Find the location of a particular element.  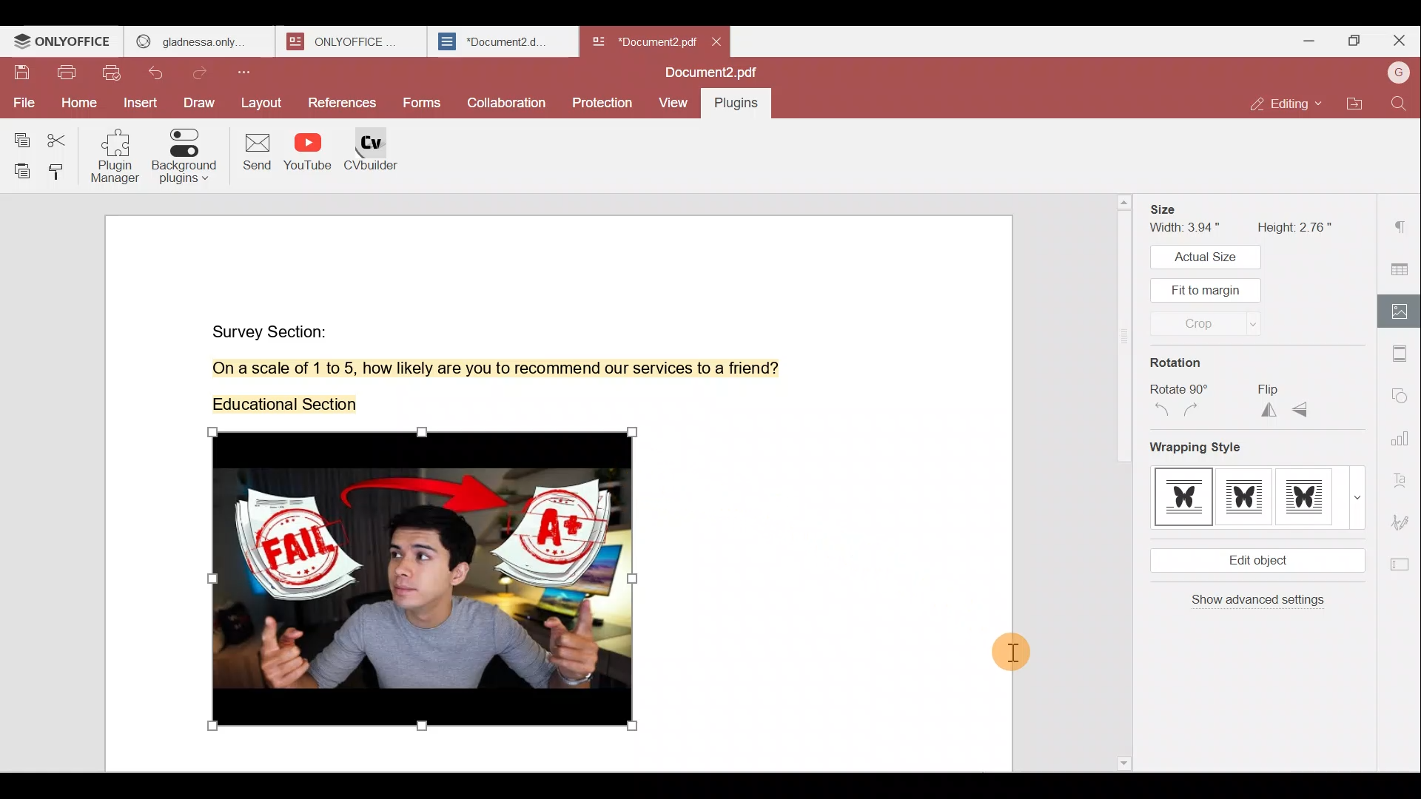

Fit to margin is located at coordinates (1203, 292).